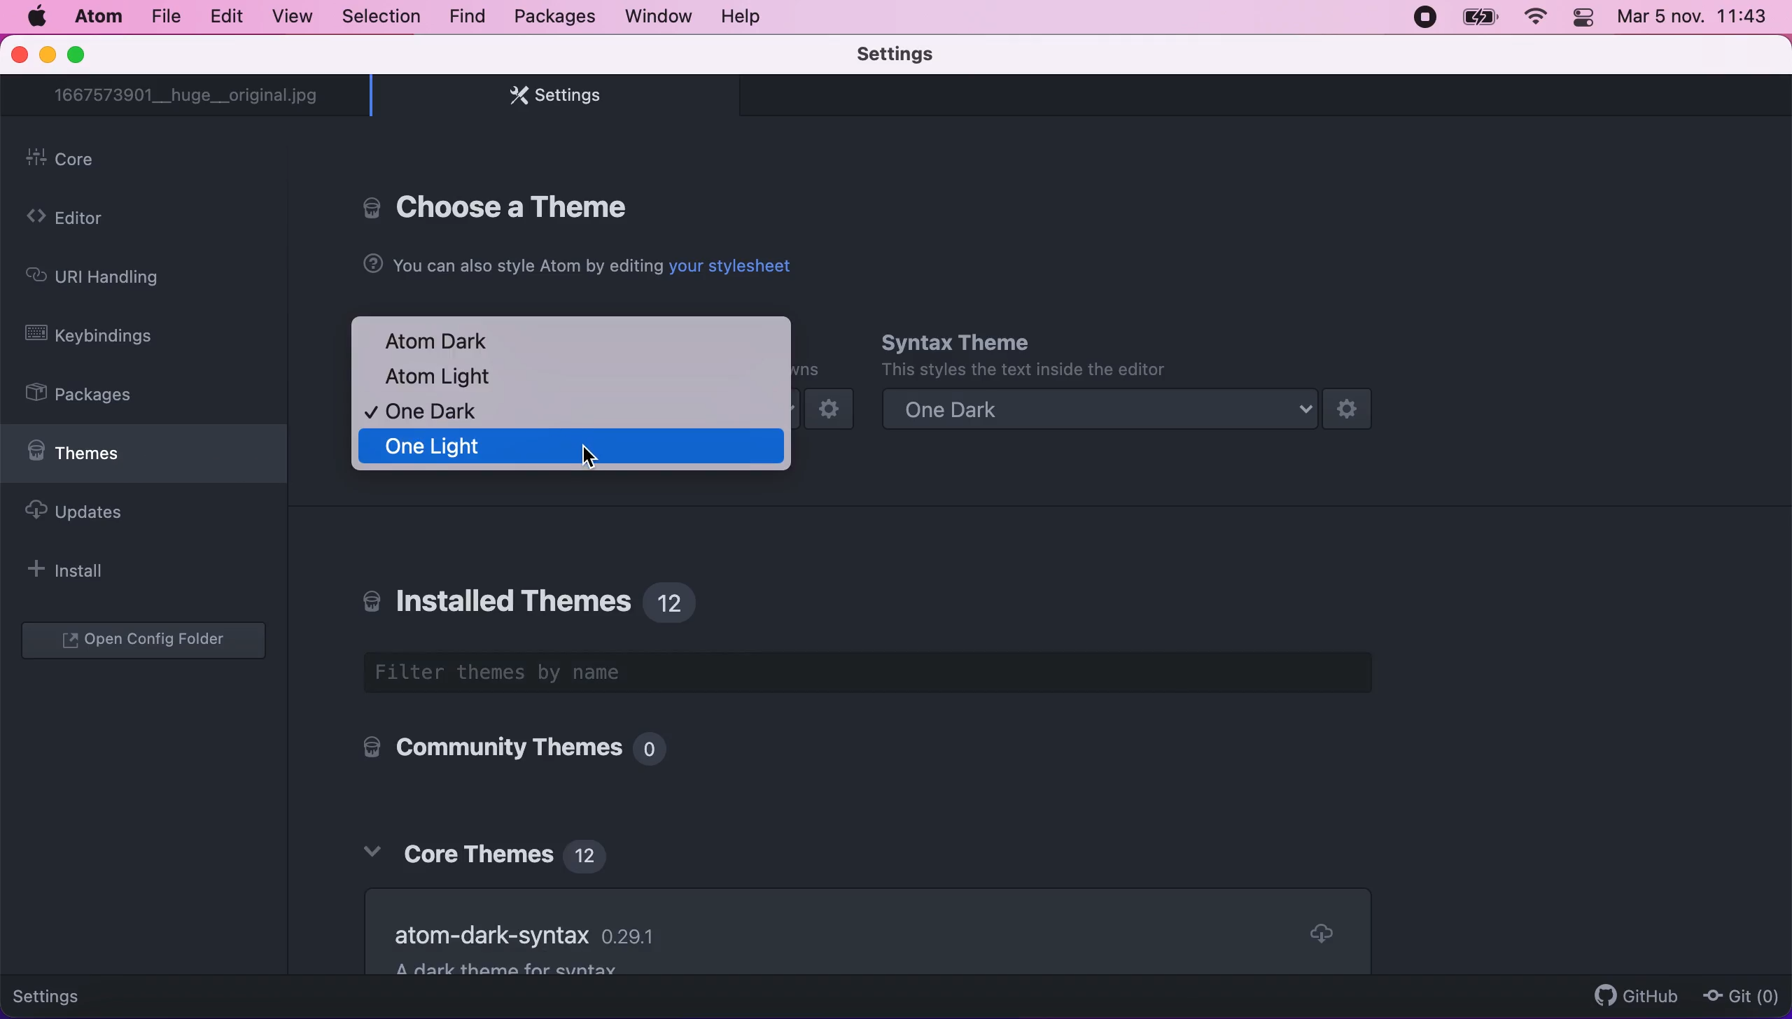 The image size is (1792, 1019). Describe the element at coordinates (95, 572) in the screenshot. I see `install` at that location.